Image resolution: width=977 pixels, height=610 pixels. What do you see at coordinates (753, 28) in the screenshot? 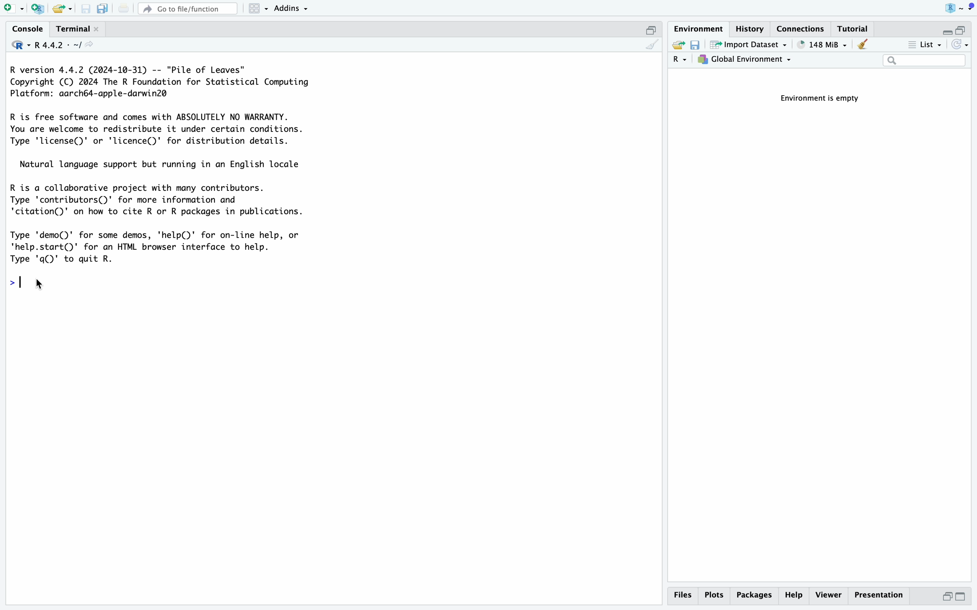
I see `history` at bounding box center [753, 28].